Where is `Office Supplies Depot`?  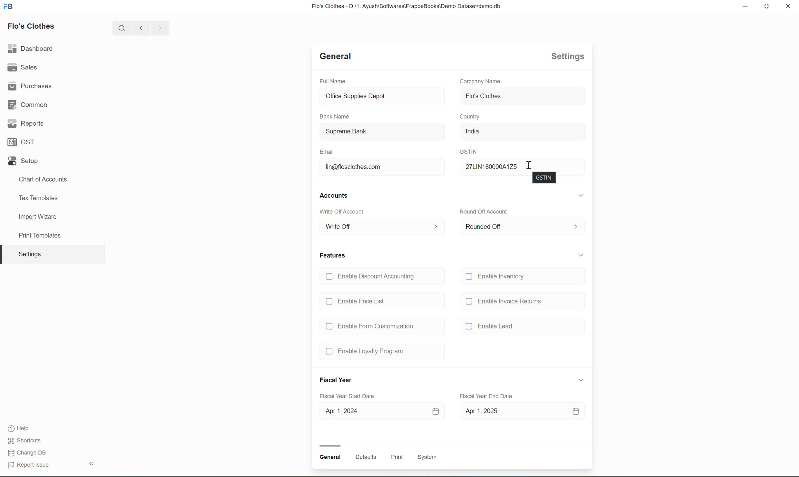 Office Supplies Depot is located at coordinates (382, 96).